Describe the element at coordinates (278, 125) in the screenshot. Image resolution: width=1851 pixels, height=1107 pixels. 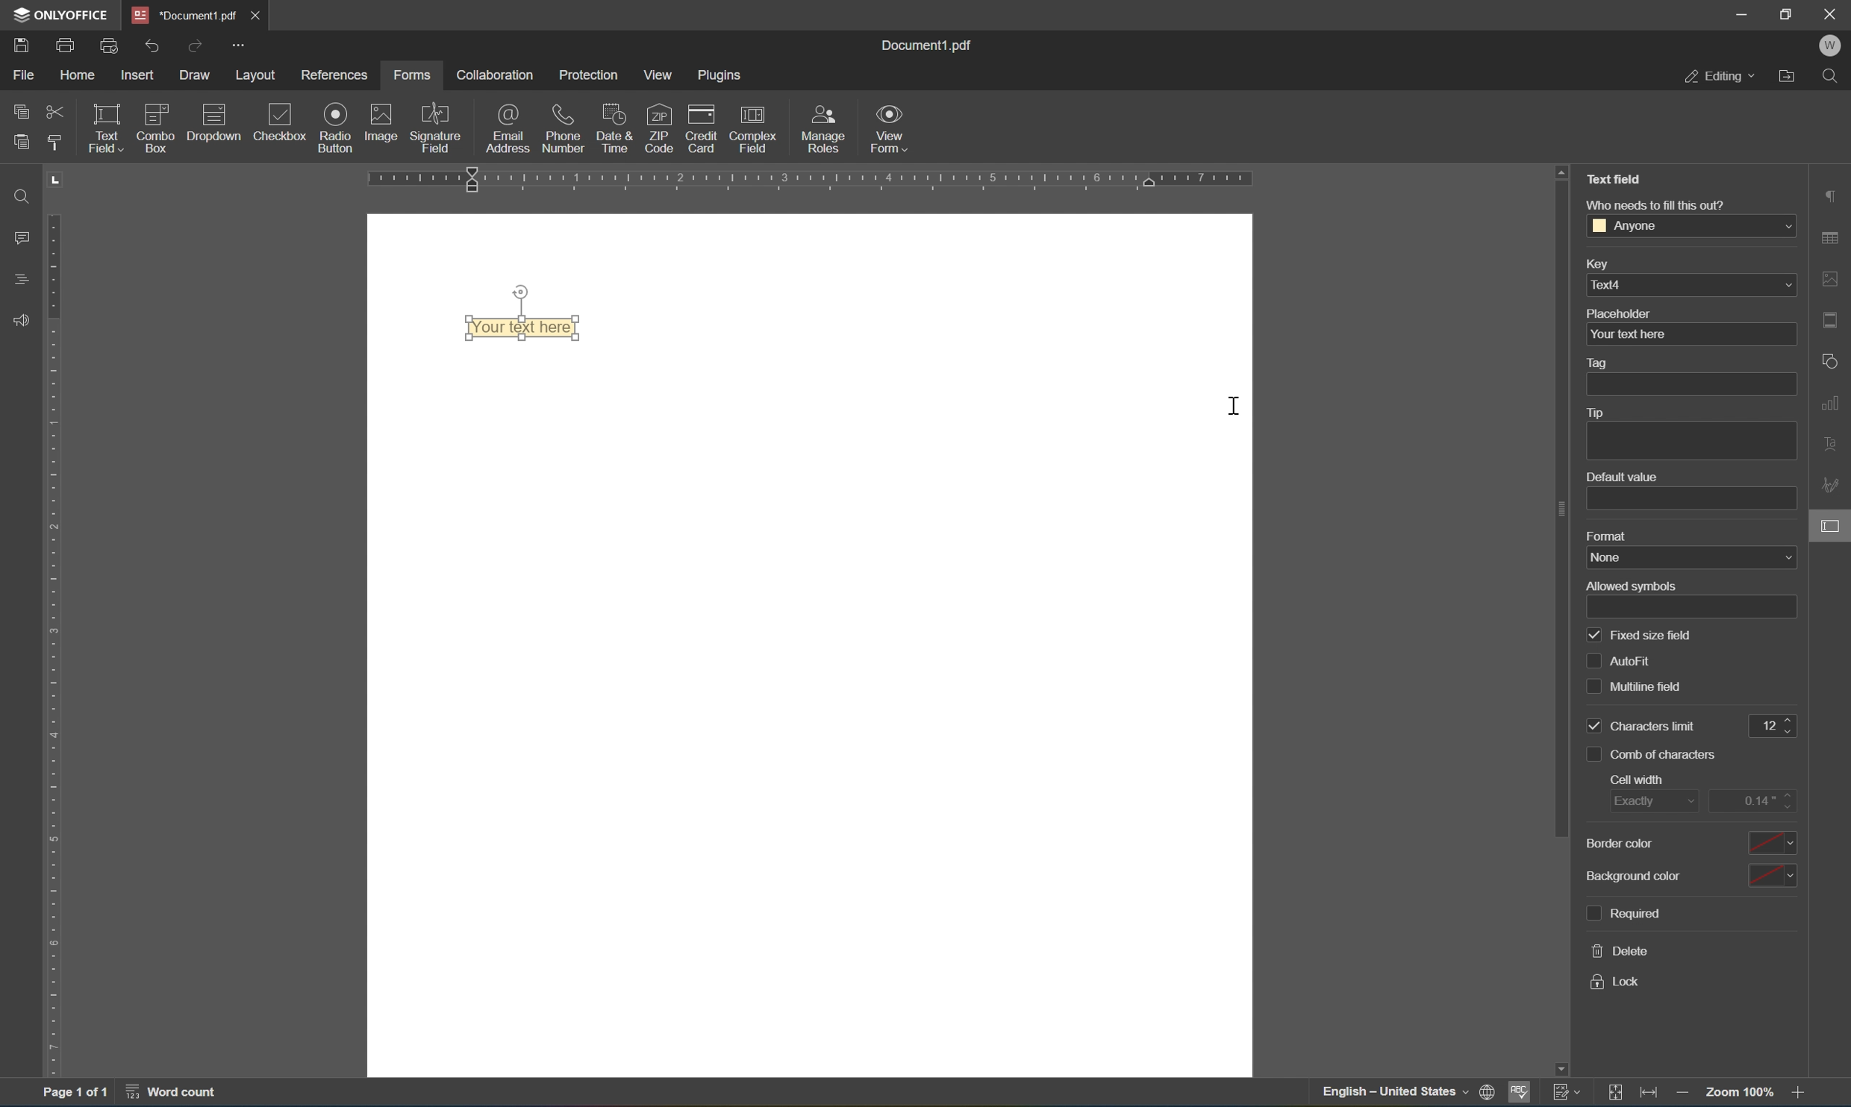
I see `checkbox` at that location.